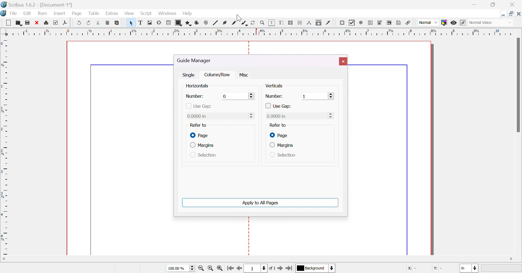  What do you see at coordinates (218, 75) in the screenshot?
I see `column /row` at bounding box center [218, 75].